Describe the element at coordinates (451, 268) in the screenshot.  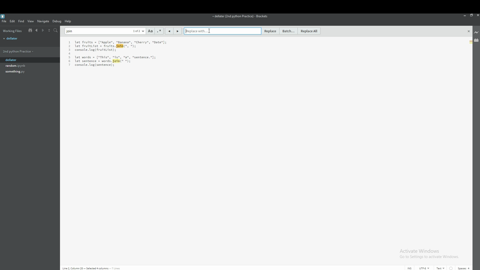
I see `indent` at that location.